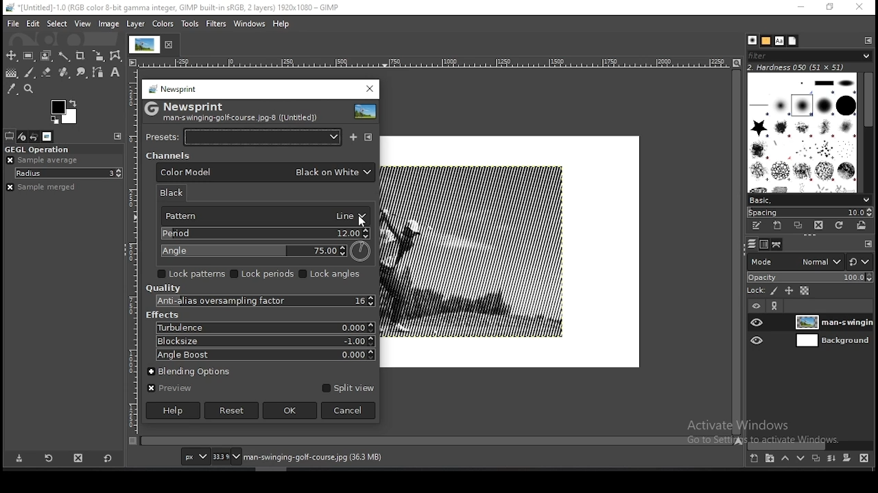 The height and width of the screenshot is (493, 878). Describe the element at coordinates (12, 88) in the screenshot. I see `color picker tool` at that location.